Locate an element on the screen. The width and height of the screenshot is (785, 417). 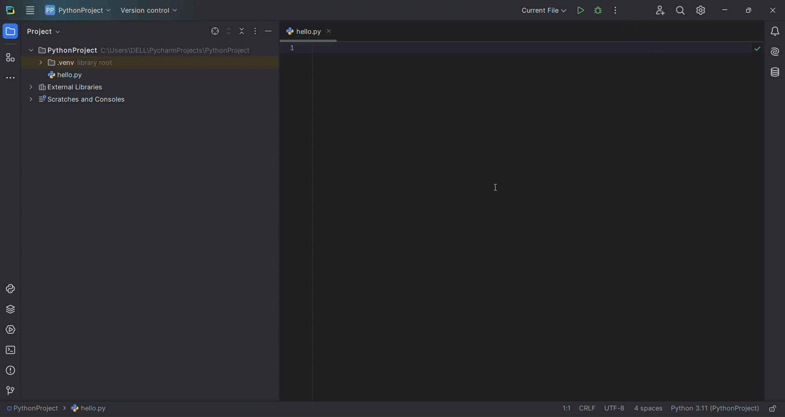
Scratches and Consoles is located at coordinates (87, 102).